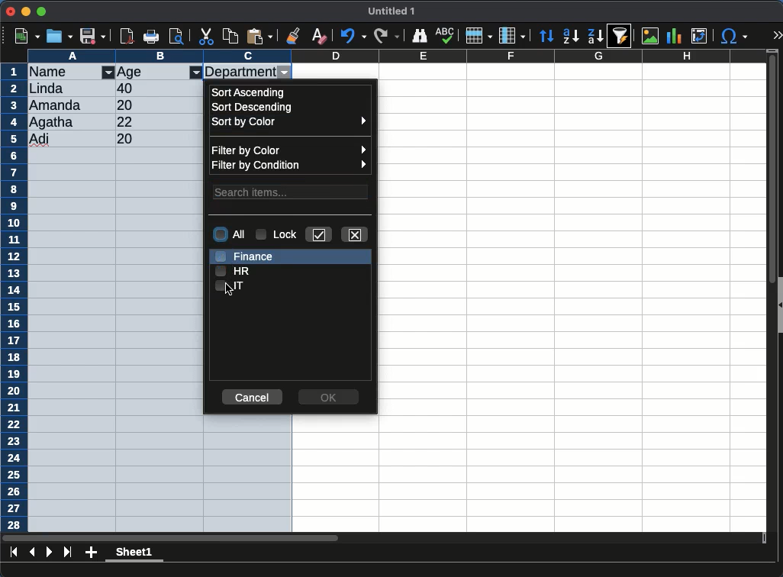  I want to click on rows, so click(14, 298).